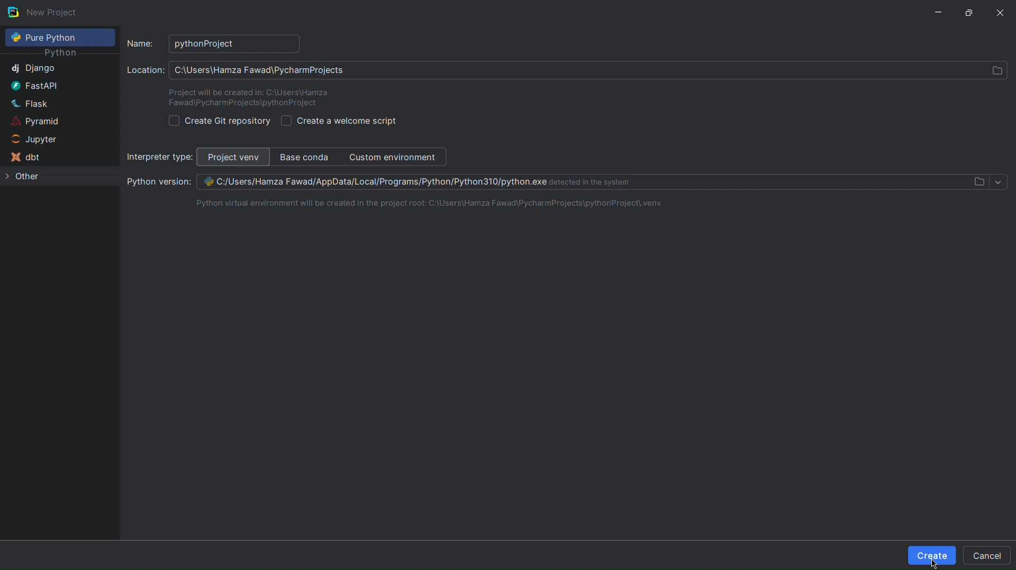 The height and width of the screenshot is (570, 1016). I want to click on Create a welcome script, so click(340, 121).